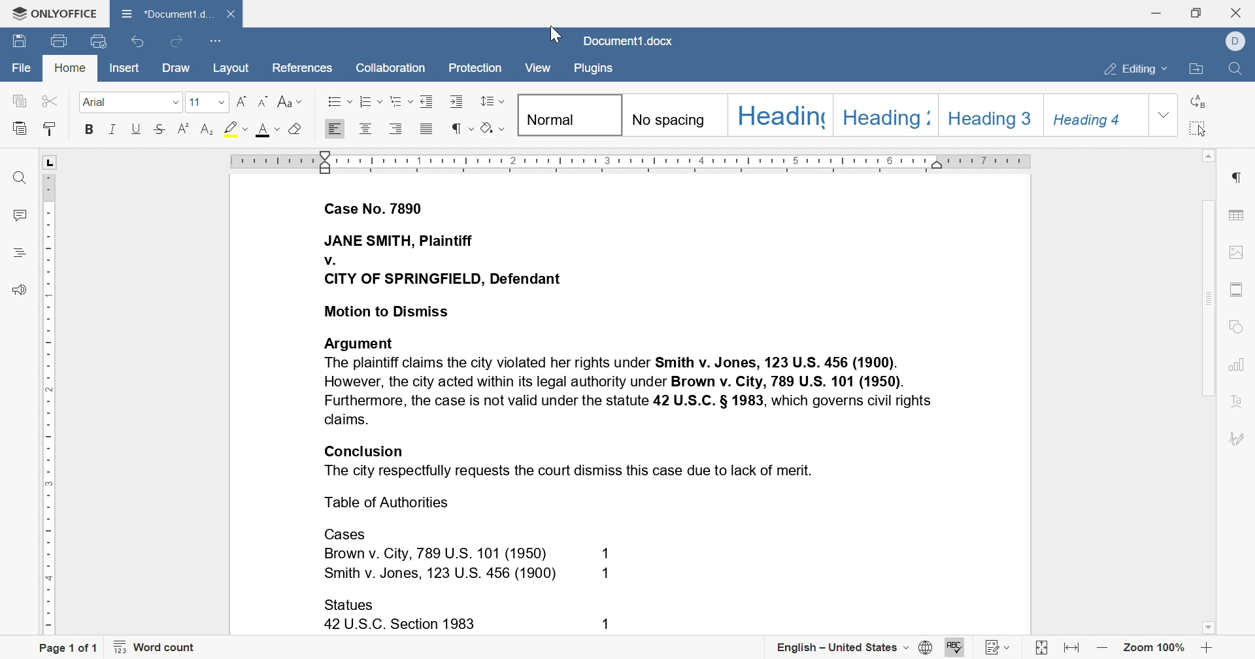  Describe the element at coordinates (429, 100) in the screenshot. I see `decrease indent` at that location.